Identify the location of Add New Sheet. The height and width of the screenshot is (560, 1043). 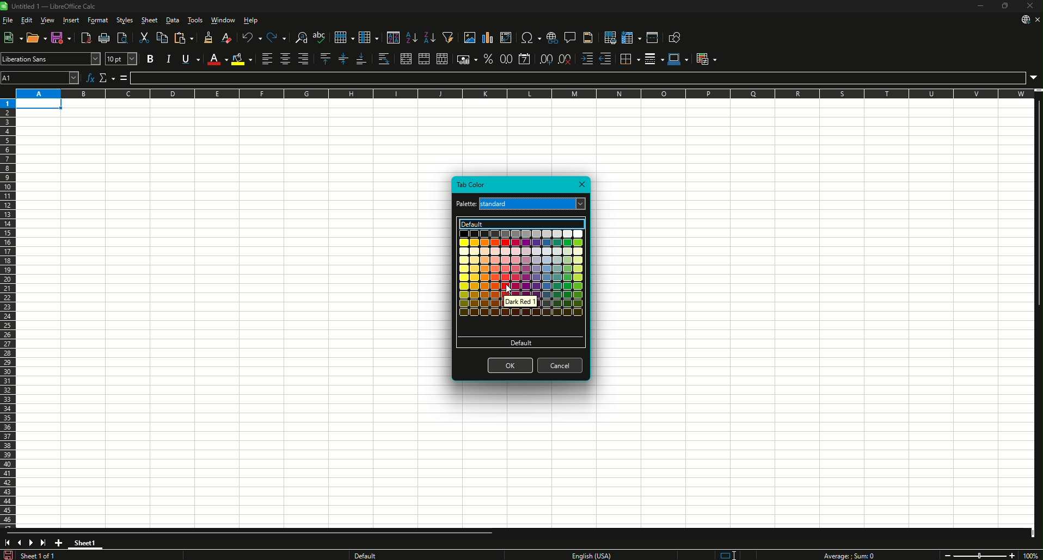
(59, 543).